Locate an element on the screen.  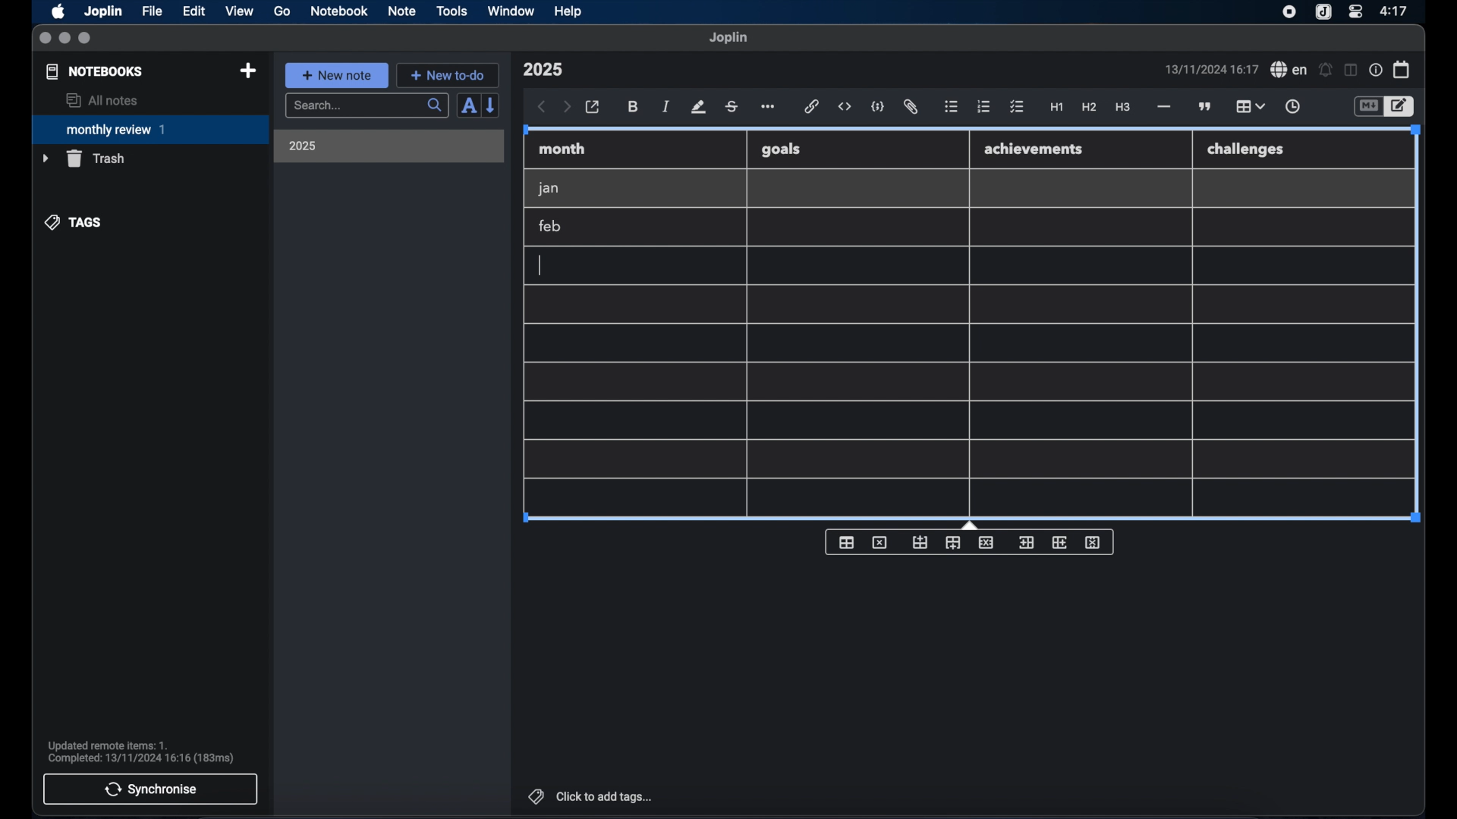
new notebook is located at coordinates (247, 71).